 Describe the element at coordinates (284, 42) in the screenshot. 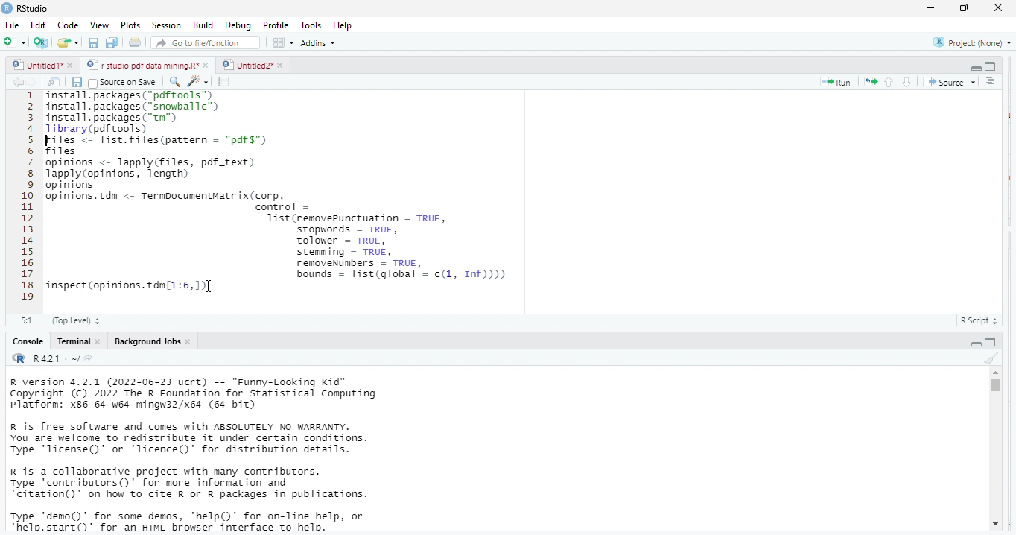

I see `options` at that location.